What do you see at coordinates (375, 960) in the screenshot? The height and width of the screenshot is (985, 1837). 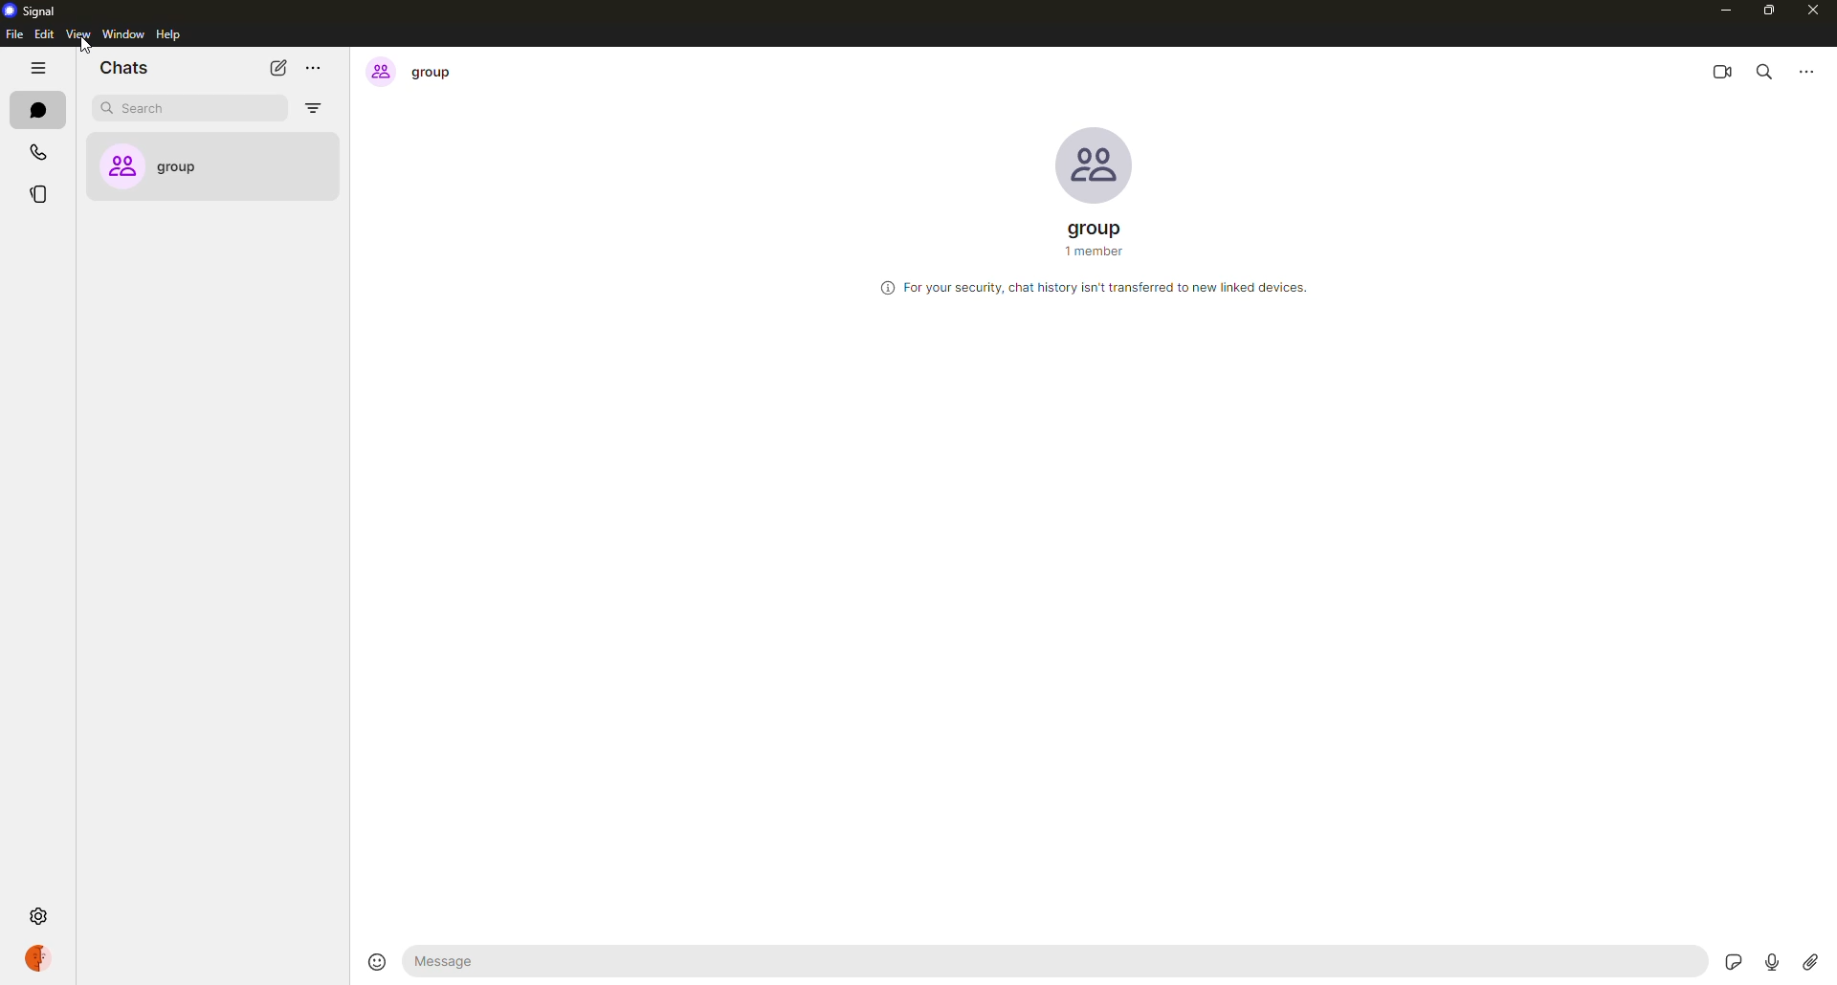 I see `emoji` at bounding box center [375, 960].